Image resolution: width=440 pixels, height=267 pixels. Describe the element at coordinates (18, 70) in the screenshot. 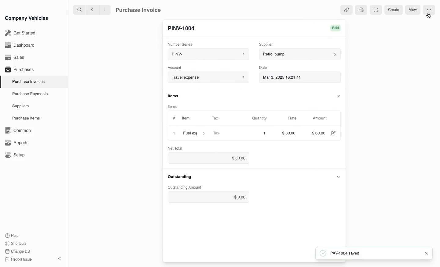

I see `Purchases` at that location.